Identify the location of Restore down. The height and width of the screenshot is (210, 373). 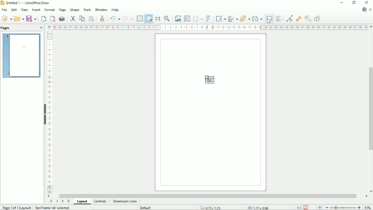
(354, 2).